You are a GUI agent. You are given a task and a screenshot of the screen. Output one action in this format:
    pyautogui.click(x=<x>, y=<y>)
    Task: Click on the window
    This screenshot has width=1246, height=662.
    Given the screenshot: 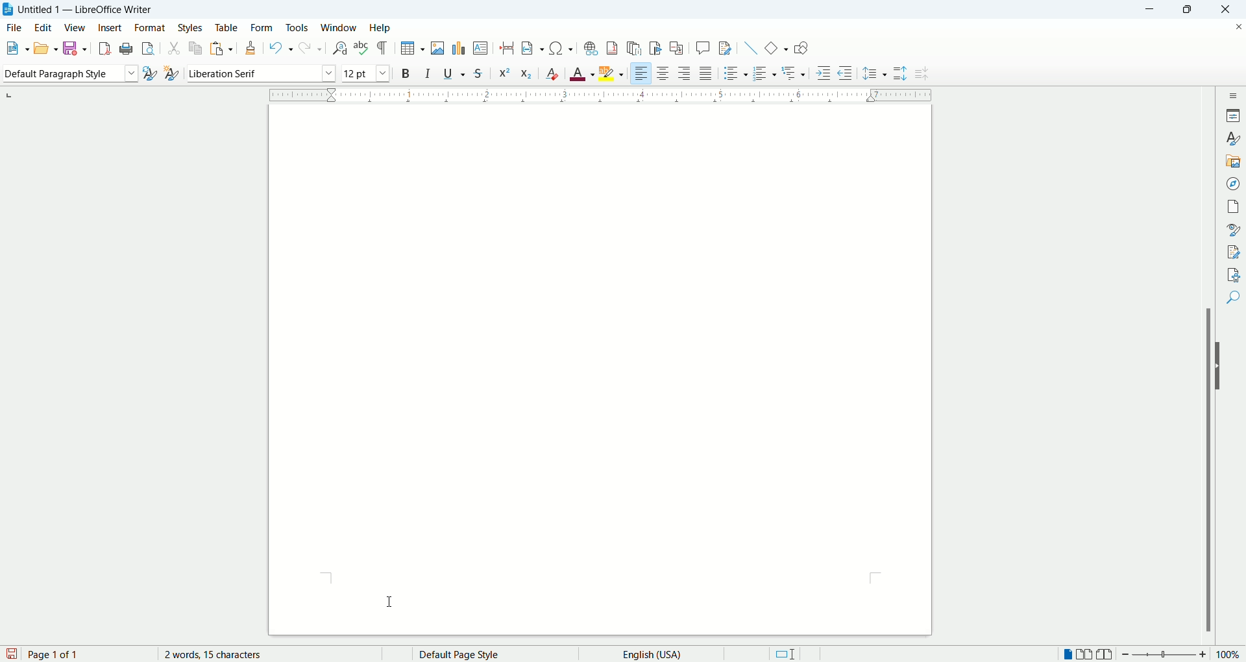 What is the action you would take?
    pyautogui.click(x=339, y=28)
    